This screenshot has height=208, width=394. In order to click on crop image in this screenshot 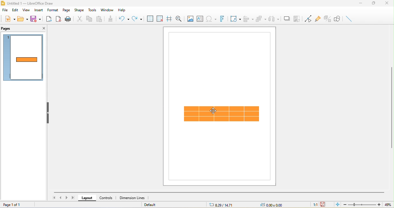, I will do `click(298, 19)`.